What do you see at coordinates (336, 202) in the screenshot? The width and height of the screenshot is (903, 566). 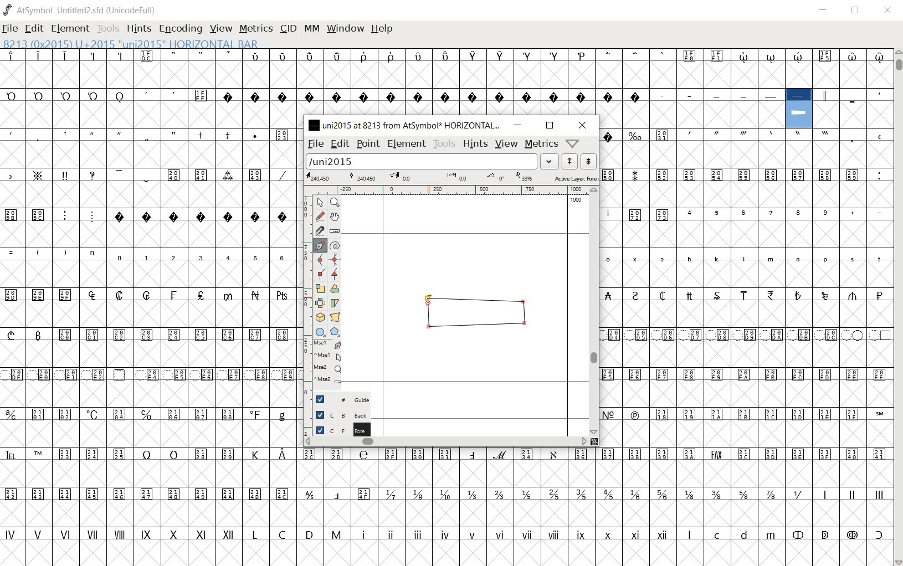 I see `MAGNIFY` at bounding box center [336, 202].